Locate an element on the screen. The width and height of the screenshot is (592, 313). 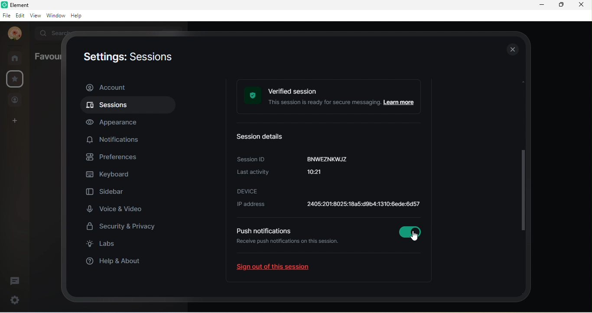
labs is located at coordinates (104, 245).